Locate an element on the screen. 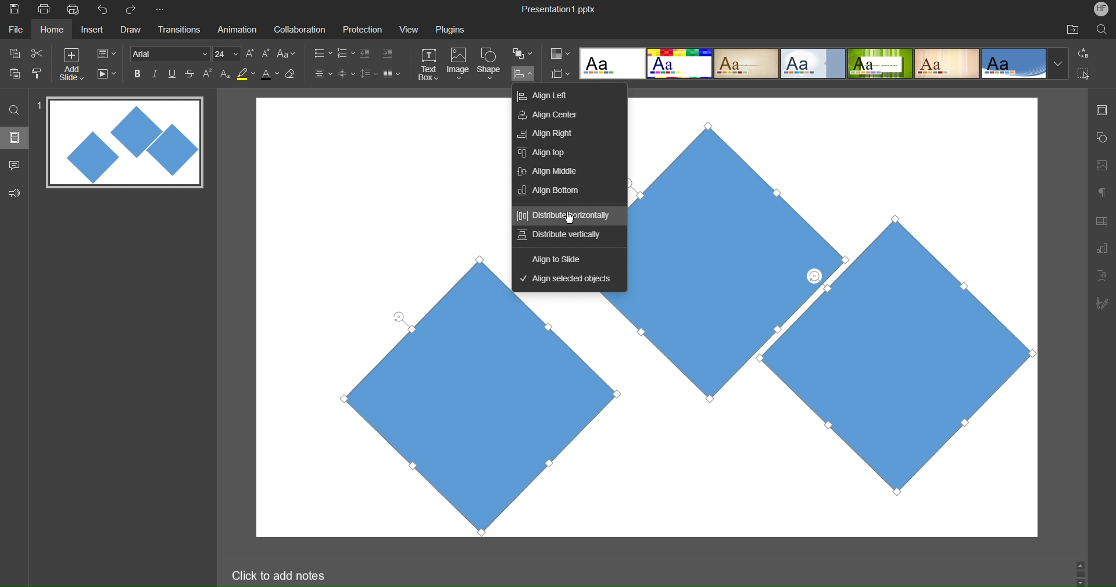  Increase Indent is located at coordinates (388, 52).